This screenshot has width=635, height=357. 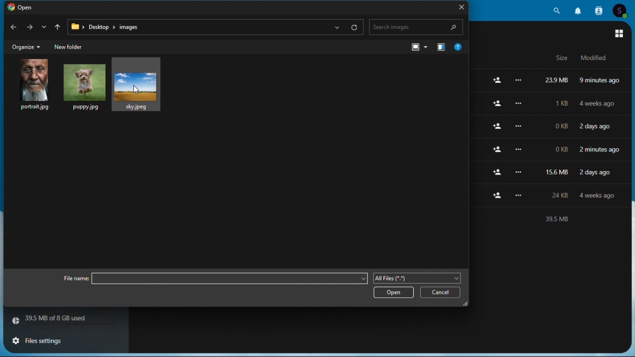 What do you see at coordinates (20, 8) in the screenshot?
I see `Open` at bounding box center [20, 8].